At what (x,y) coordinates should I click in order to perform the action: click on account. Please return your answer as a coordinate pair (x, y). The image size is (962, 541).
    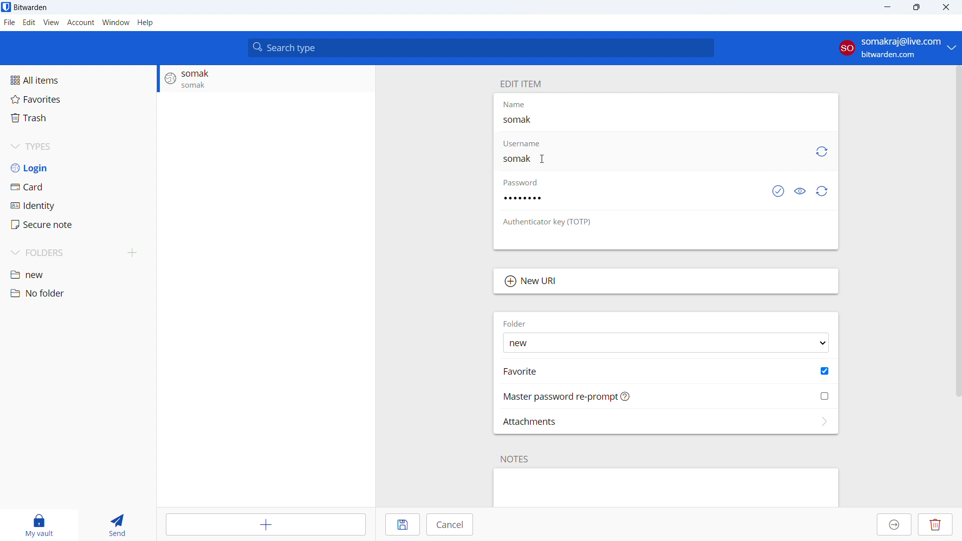
    Looking at the image, I should click on (896, 47).